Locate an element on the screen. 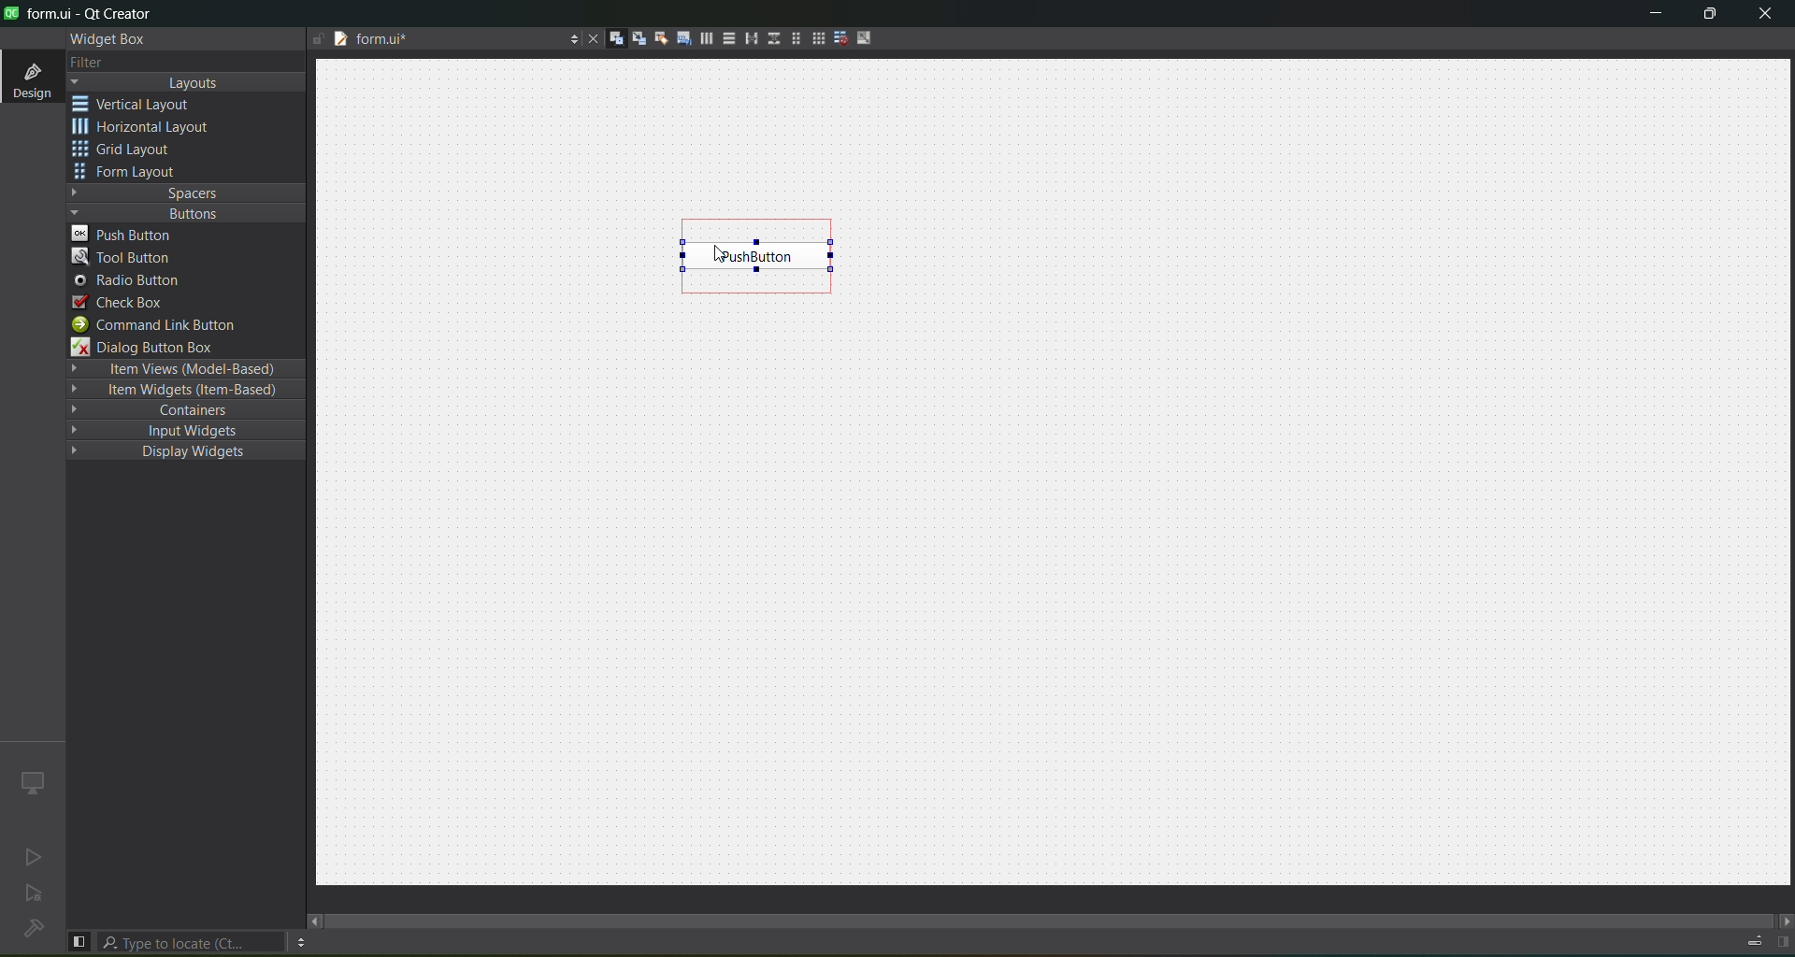  move left is located at coordinates (315, 921).